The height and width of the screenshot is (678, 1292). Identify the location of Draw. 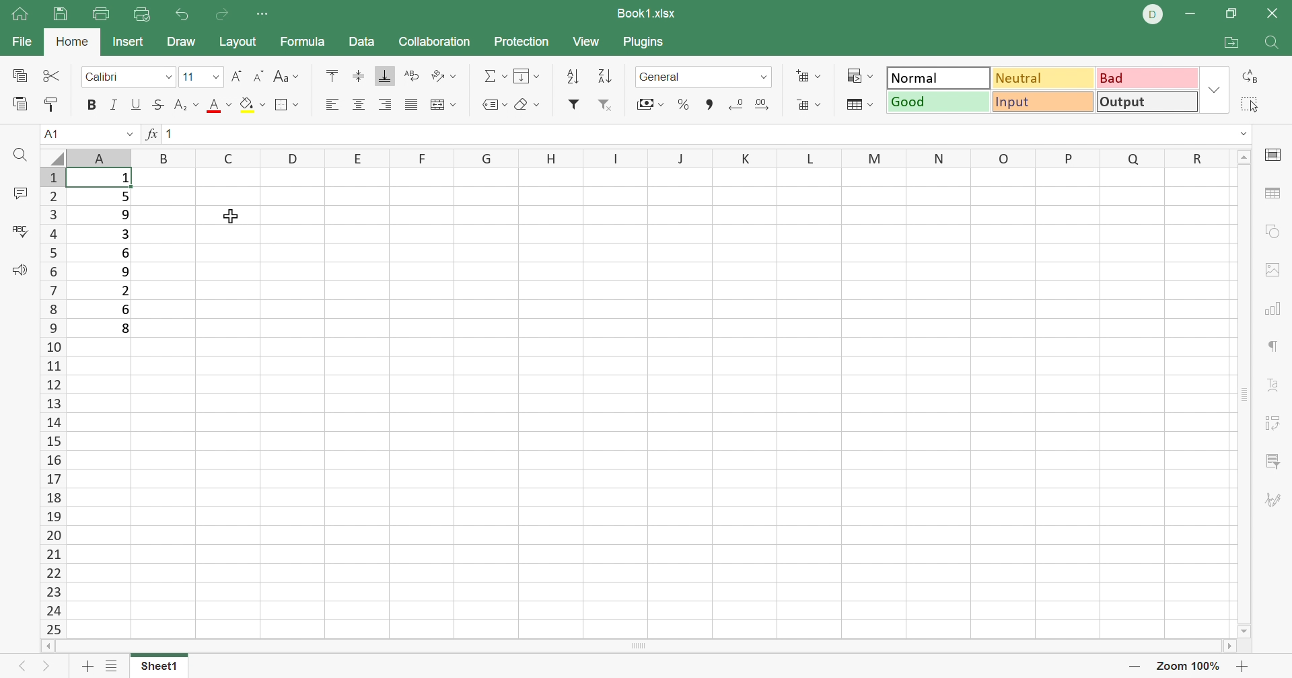
(180, 40).